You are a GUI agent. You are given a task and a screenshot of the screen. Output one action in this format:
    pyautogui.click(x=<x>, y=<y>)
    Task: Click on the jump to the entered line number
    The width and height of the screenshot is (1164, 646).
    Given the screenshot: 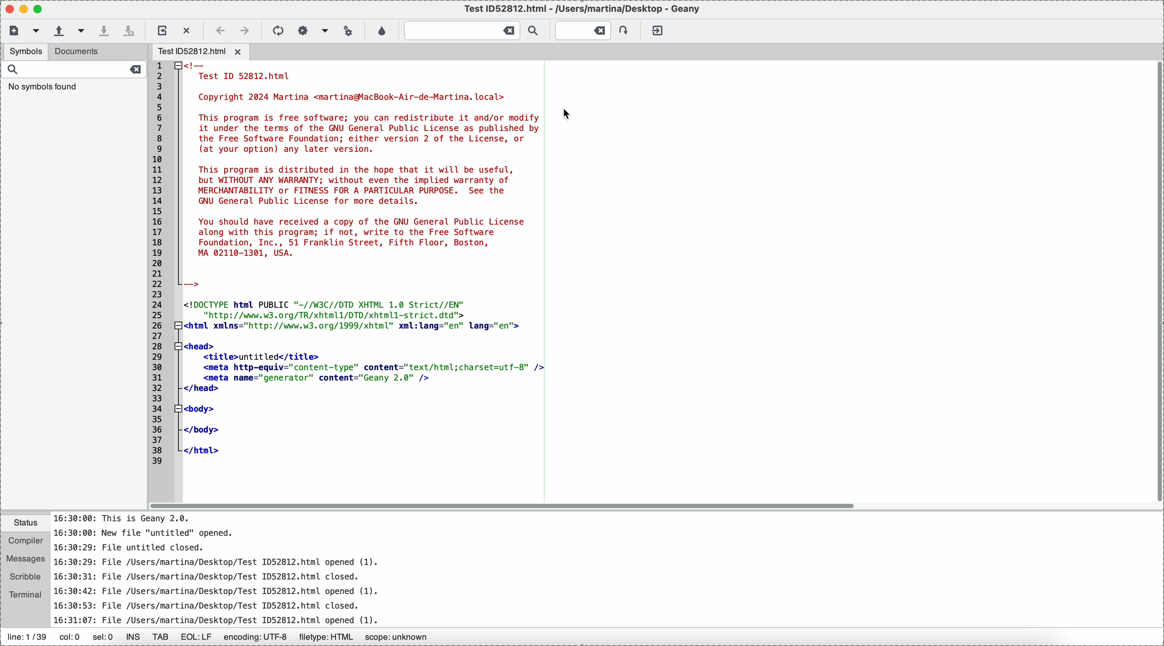 What is the action you would take?
    pyautogui.click(x=588, y=30)
    